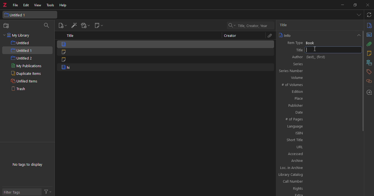 The height and width of the screenshot is (196, 374). I want to click on trash, so click(21, 89).